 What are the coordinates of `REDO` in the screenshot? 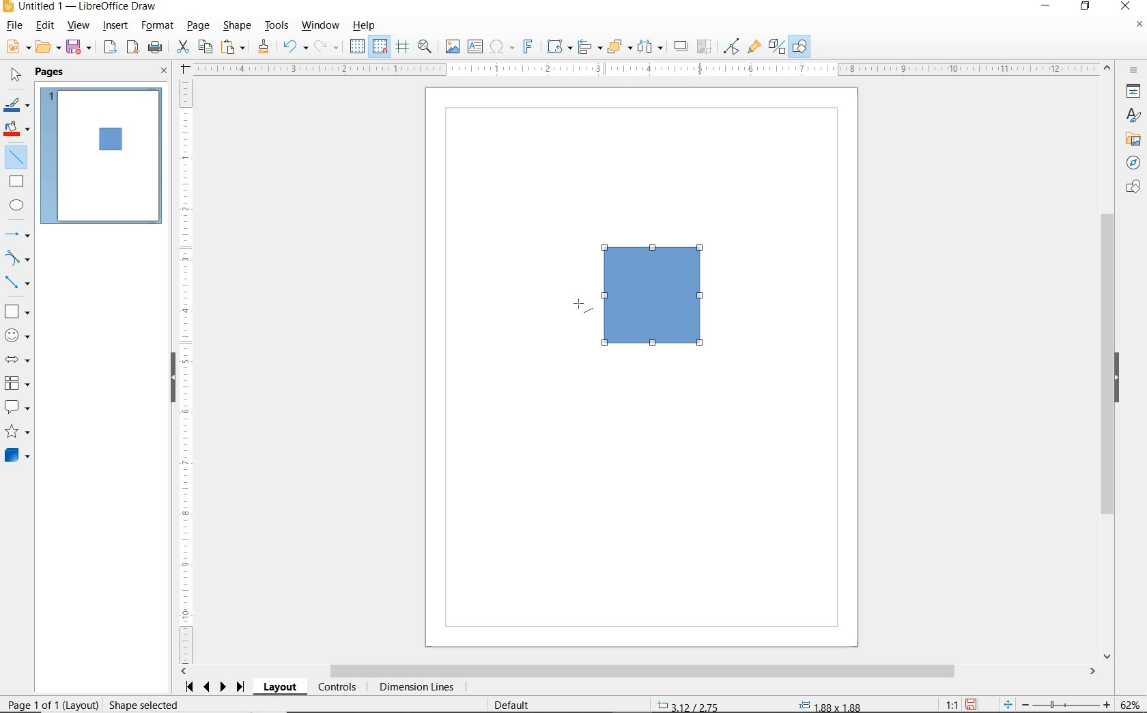 It's located at (330, 47).